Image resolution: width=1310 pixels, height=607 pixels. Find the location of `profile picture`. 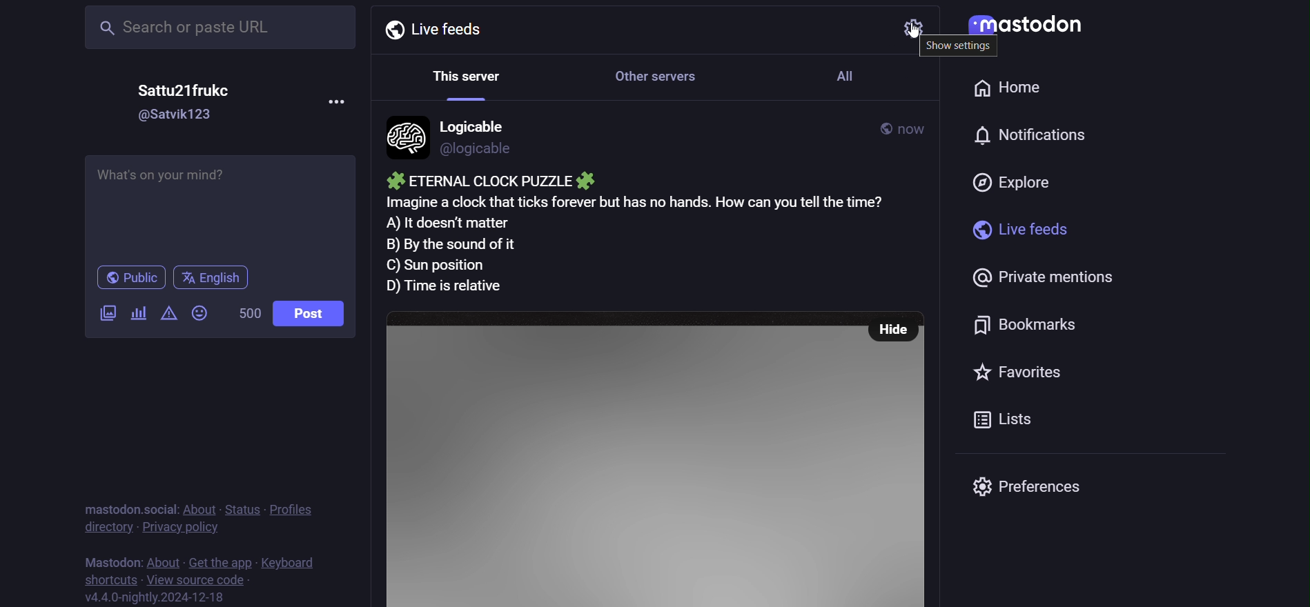

profile picture is located at coordinates (404, 136).